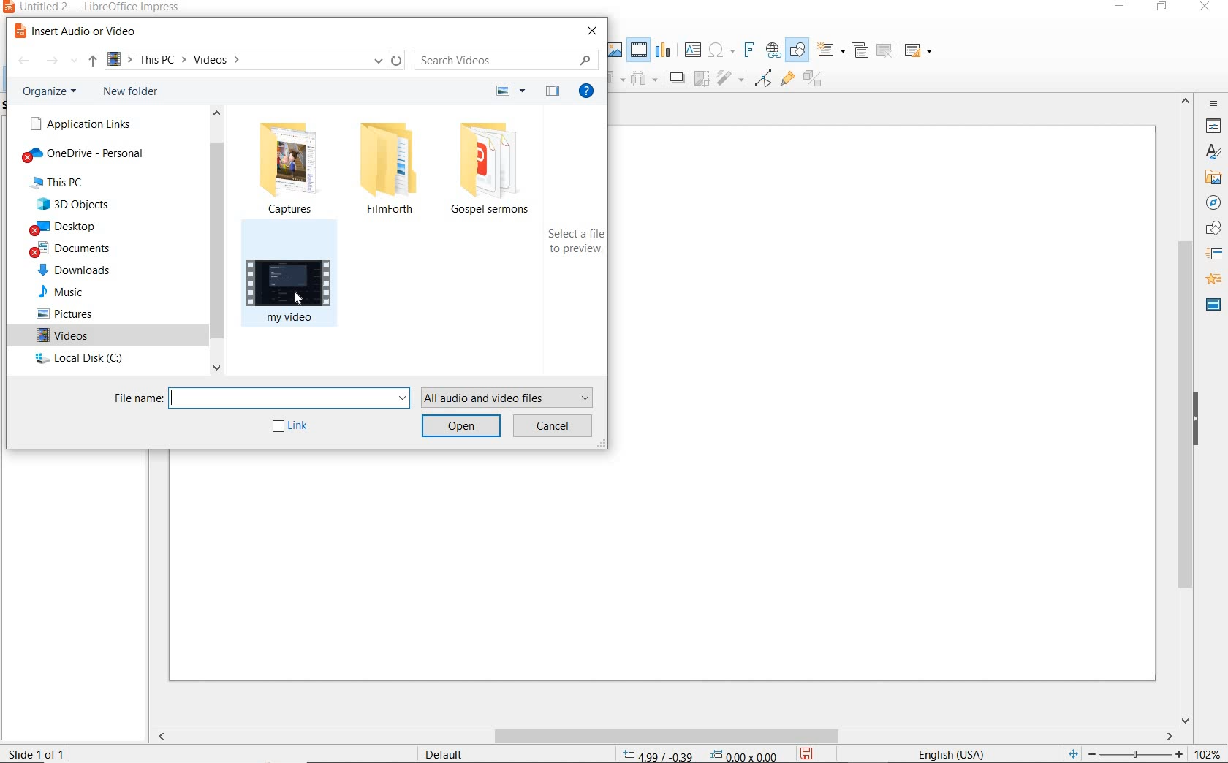 The width and height of the screenshot is (1228, 763). I want to click on INSERT FRONTWORK TEXT, so click(748, 49).